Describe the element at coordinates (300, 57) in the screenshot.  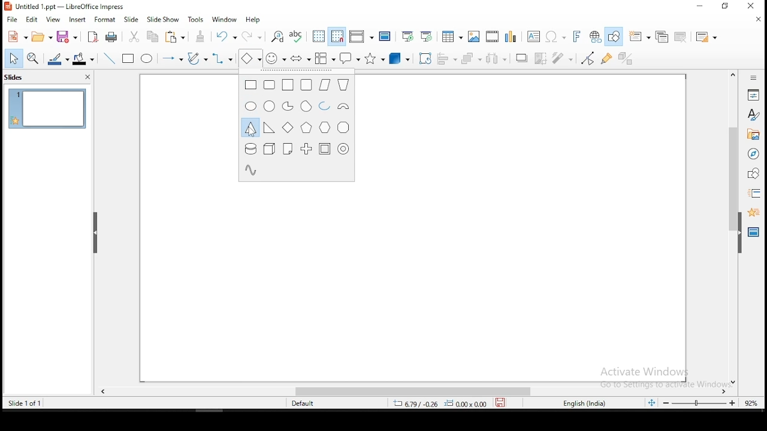
I see `block arrows` at that location.